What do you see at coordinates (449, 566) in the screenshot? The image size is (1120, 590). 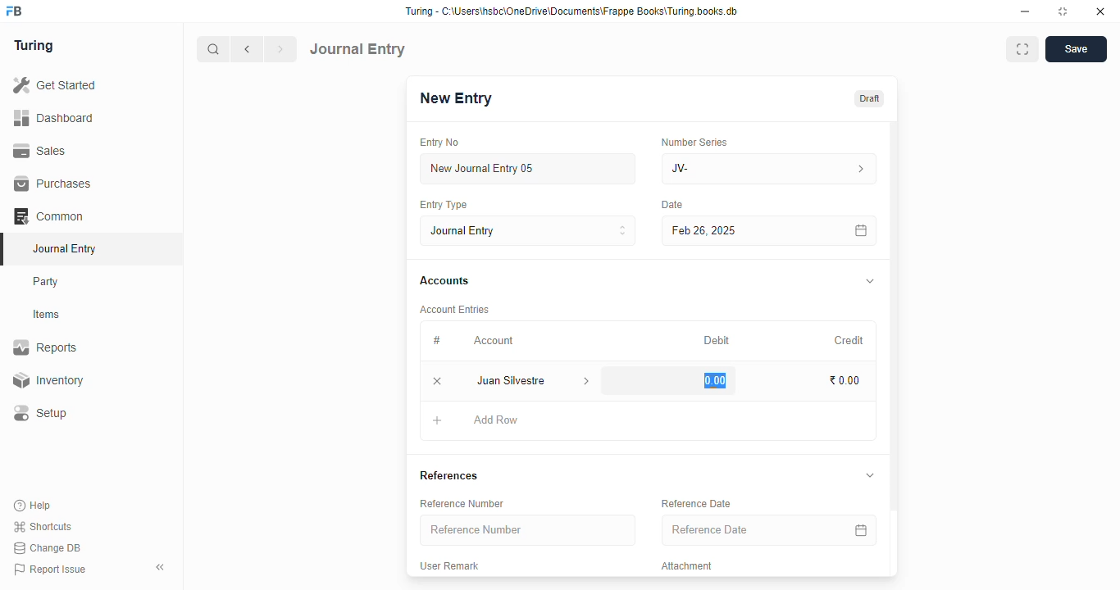 I see `user remark` at bounding box center [449, 566].